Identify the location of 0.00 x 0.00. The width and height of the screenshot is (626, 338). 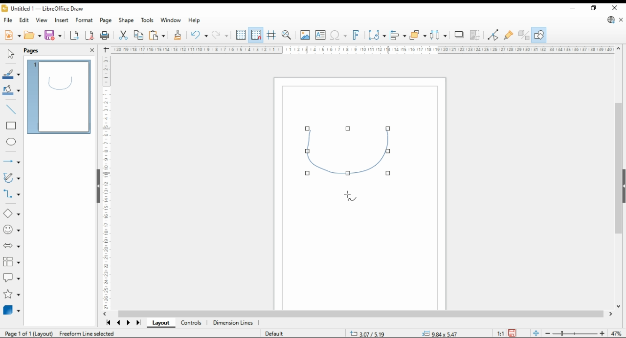
(440, 332).